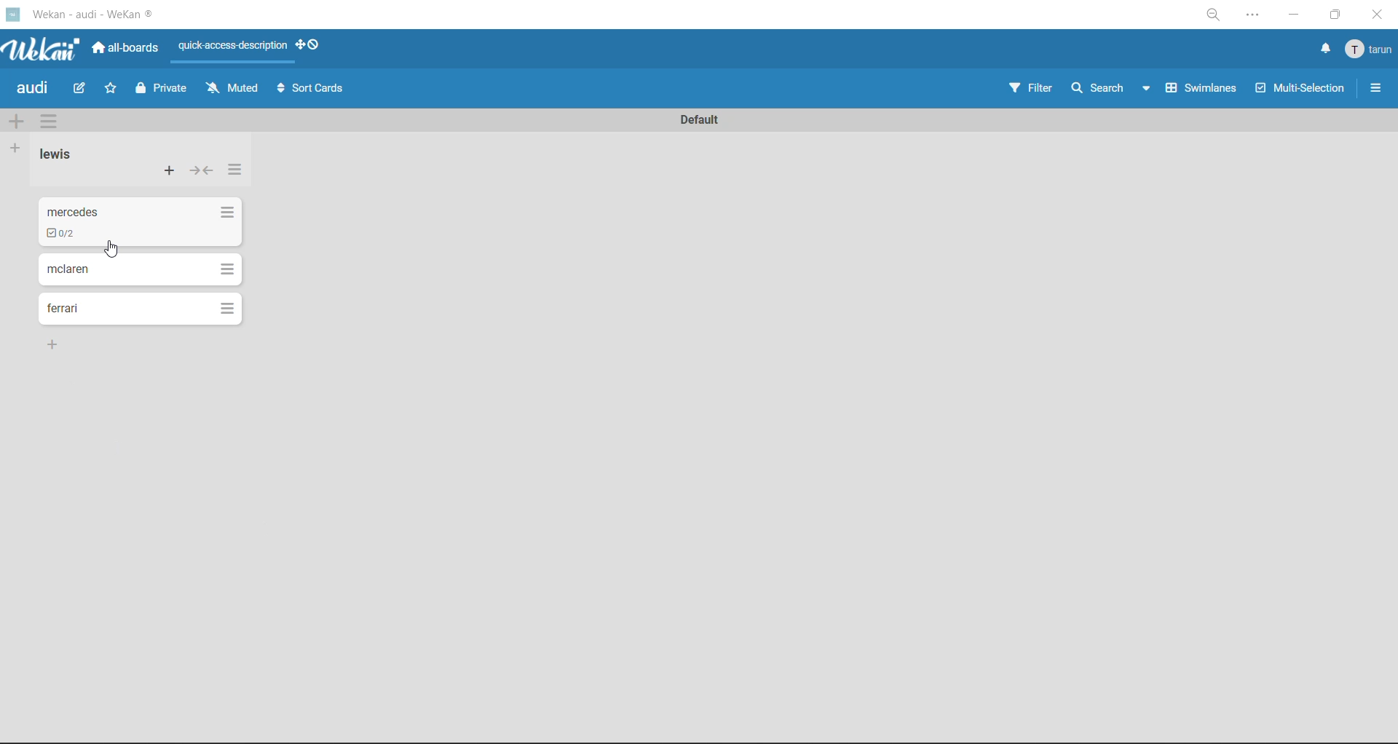  I want to click on cursor, so click(114, 249).